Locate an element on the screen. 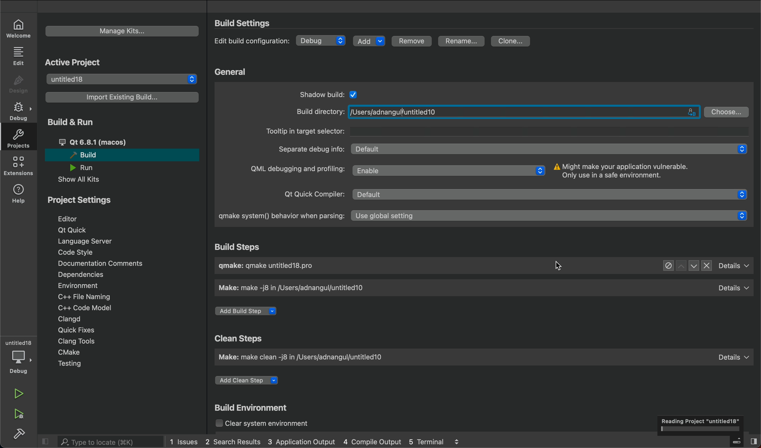  manage kits is located at coordinates (123, 31).